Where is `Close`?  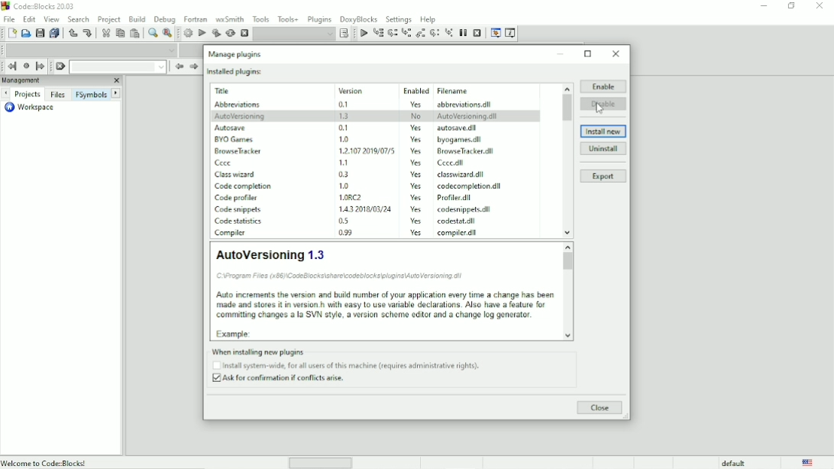
Close is located at coordinates (600, 408).